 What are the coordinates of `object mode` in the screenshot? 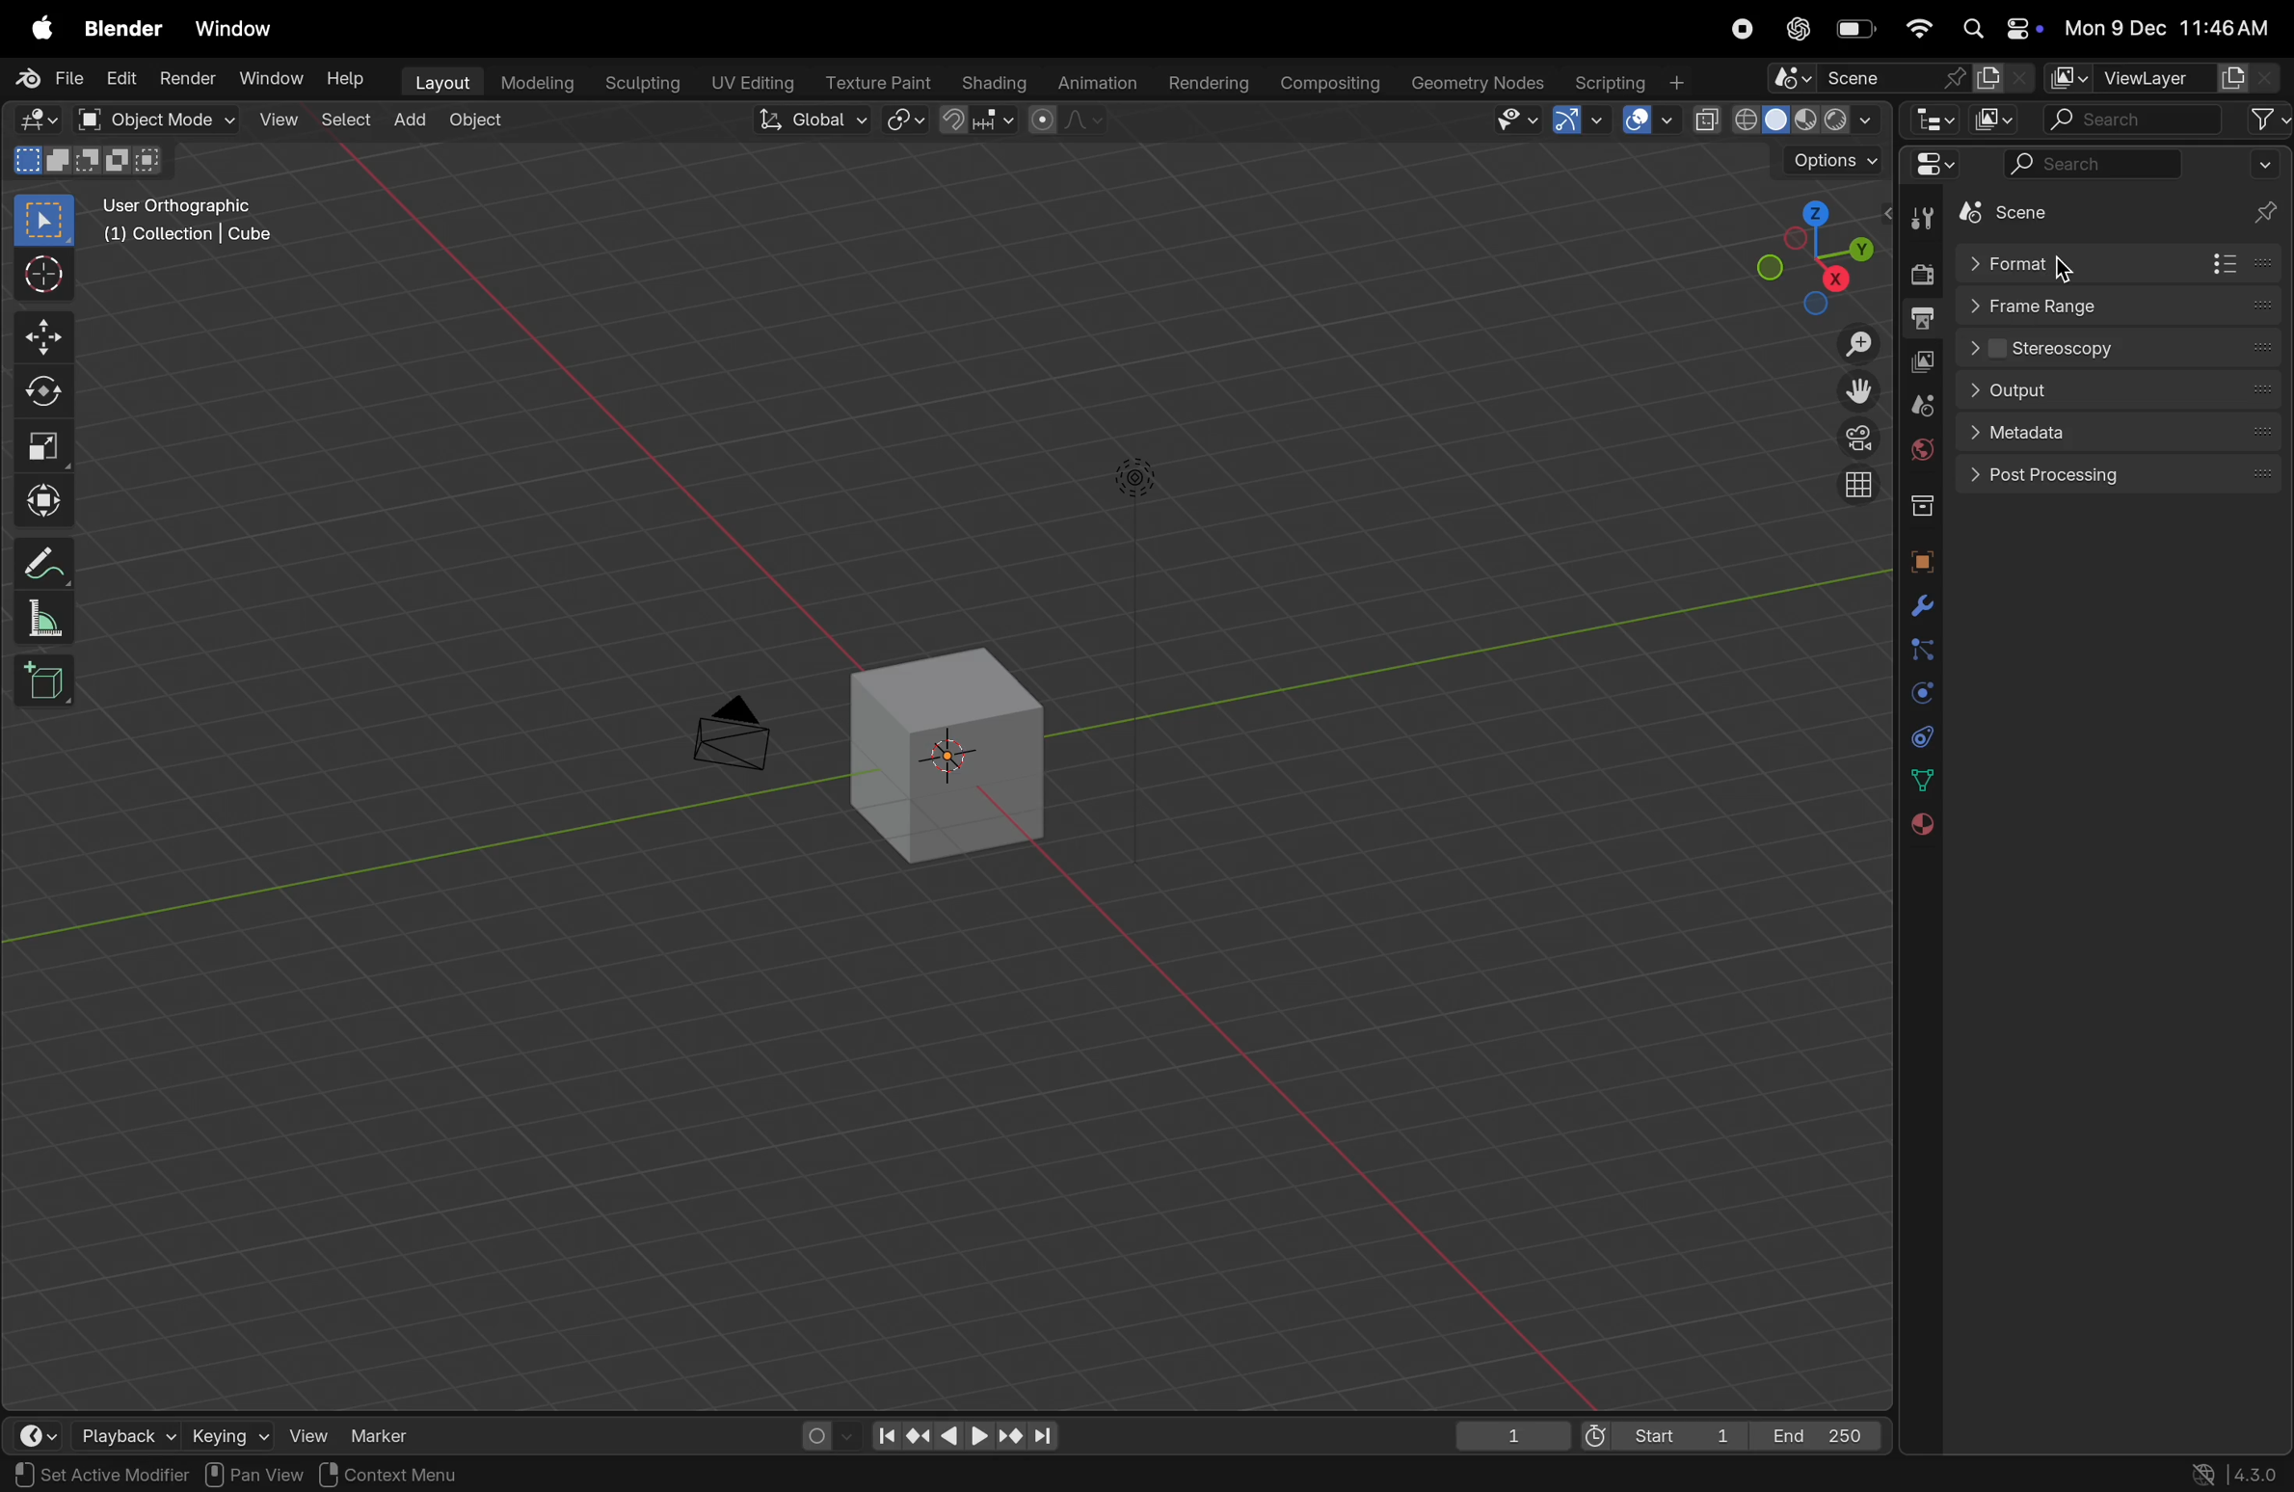 It's located at (155, 120).